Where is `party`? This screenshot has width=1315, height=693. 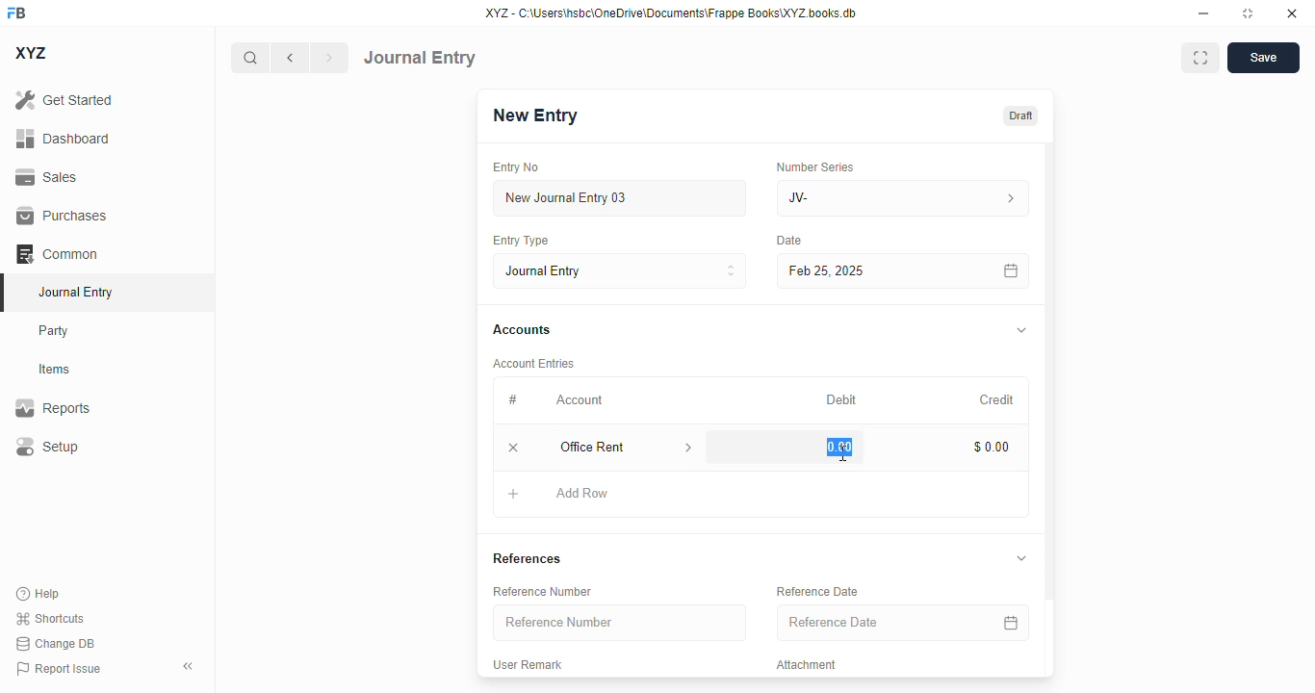 party is located at coordinates (54, 331).